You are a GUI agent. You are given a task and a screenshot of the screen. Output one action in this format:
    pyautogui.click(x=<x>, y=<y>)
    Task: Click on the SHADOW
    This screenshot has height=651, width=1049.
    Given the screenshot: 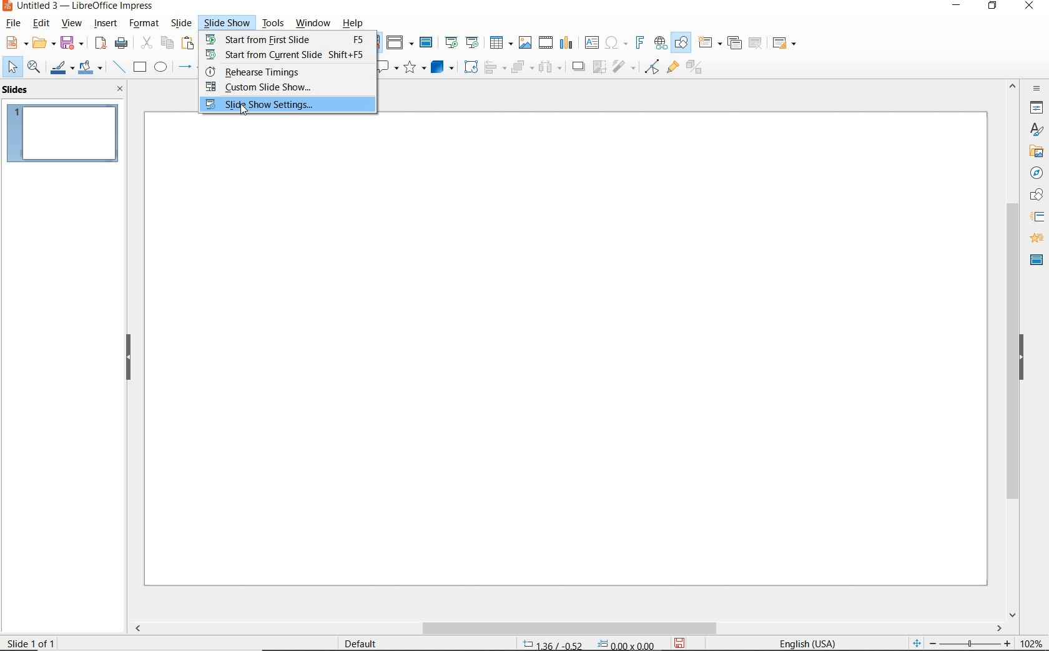 What is the action you would take?
    pyautogui.click(x=578, y=67)
    